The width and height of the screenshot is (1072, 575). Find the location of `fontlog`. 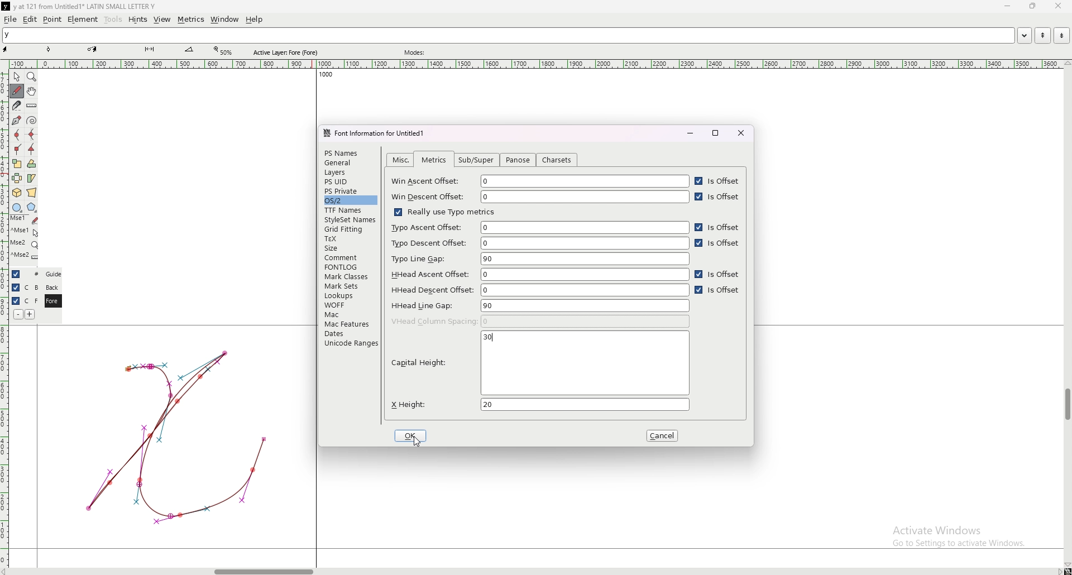

fontlog is located at coordinates (351, 267).